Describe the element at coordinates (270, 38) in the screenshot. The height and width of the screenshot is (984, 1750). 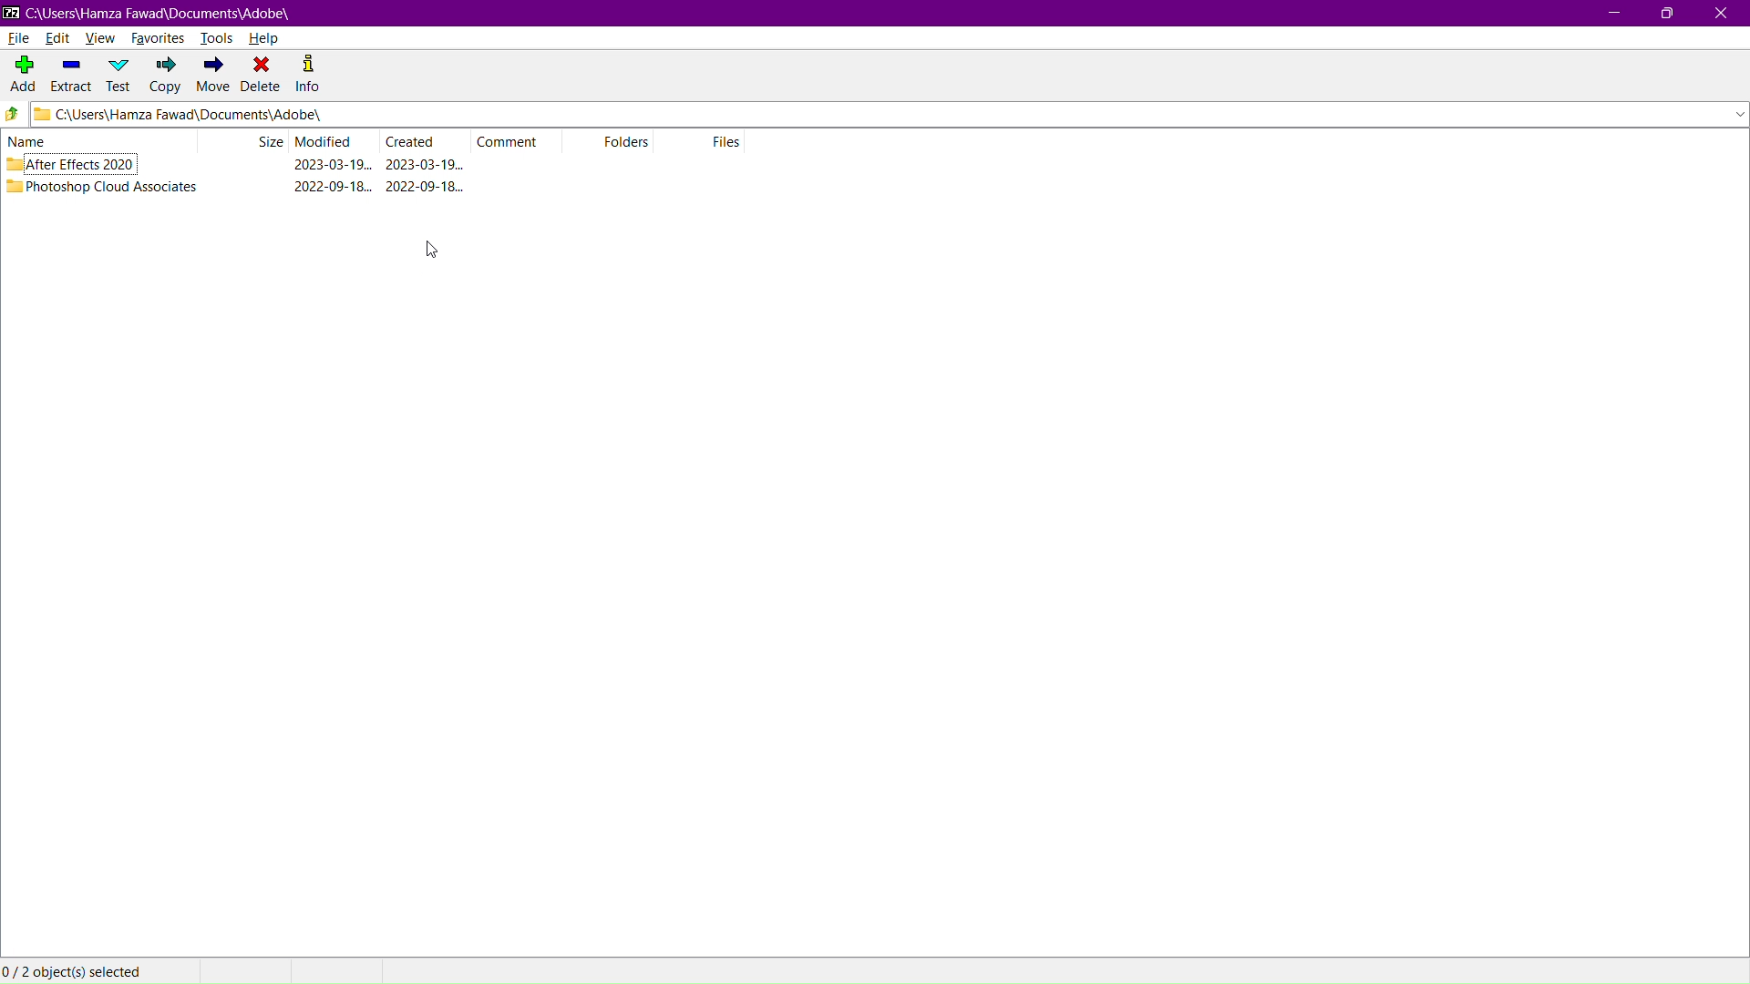
I see `Help` at that location.